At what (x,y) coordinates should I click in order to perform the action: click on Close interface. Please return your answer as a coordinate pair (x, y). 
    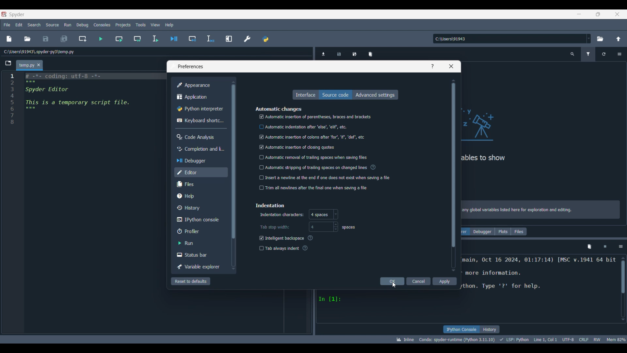
    Looking at the image, I should click on (617, 14).